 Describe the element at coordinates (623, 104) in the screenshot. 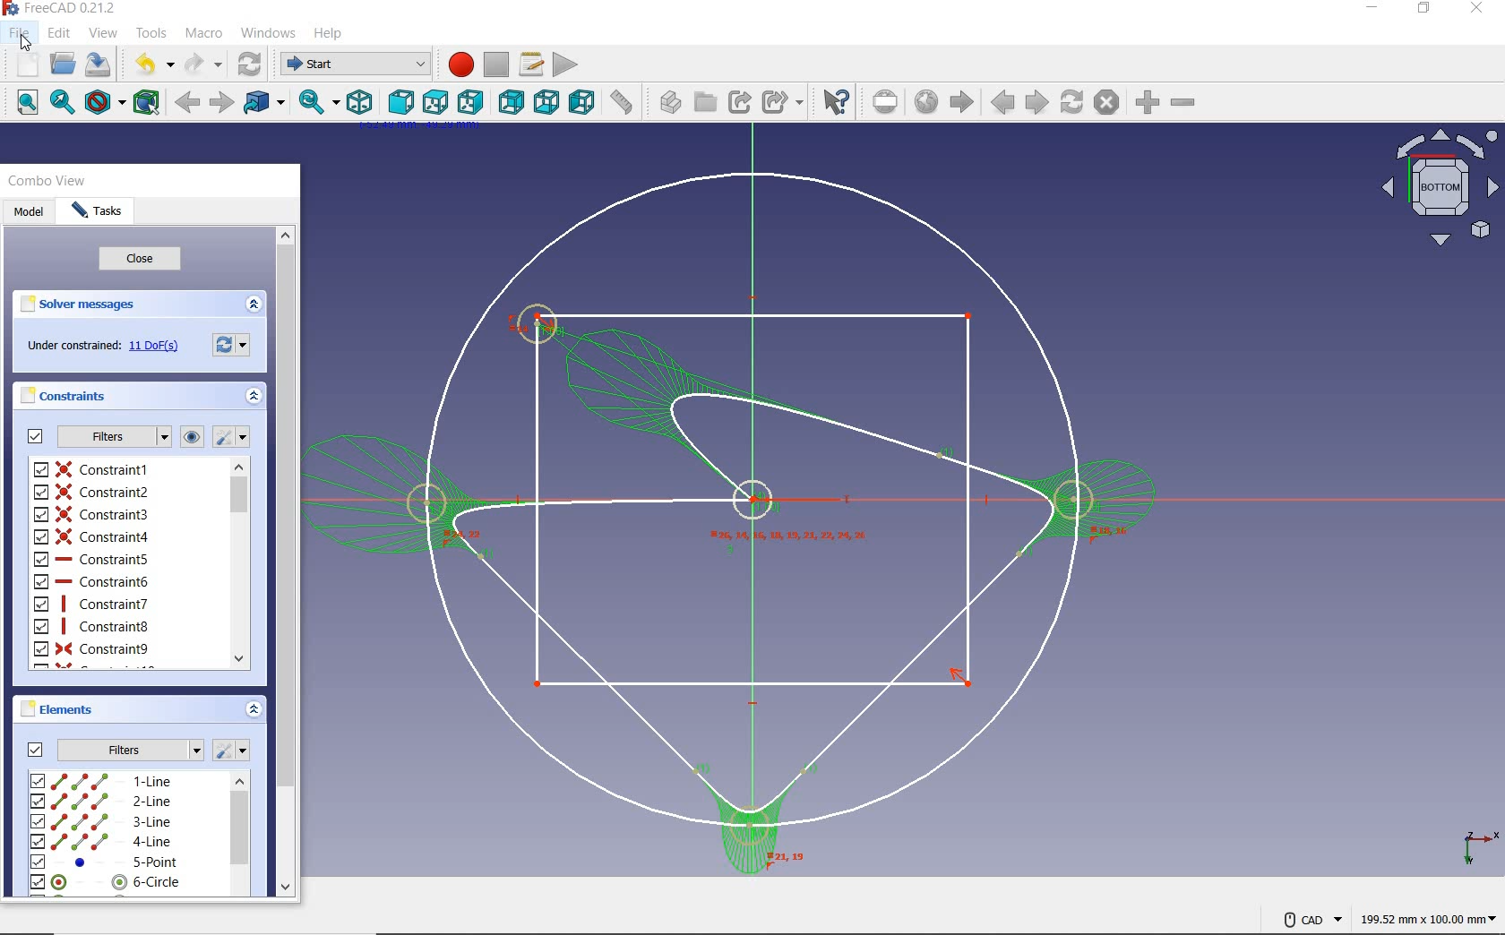

I see `measure distance` at that location.